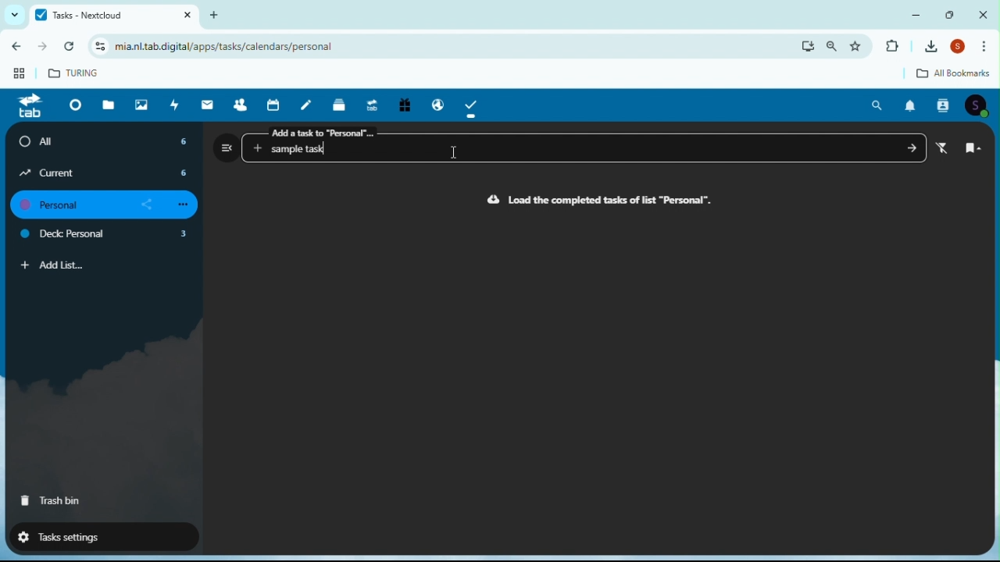  Describe the element at coordinates (52, 501) in the screenshot. I see `trashbin` at that location.